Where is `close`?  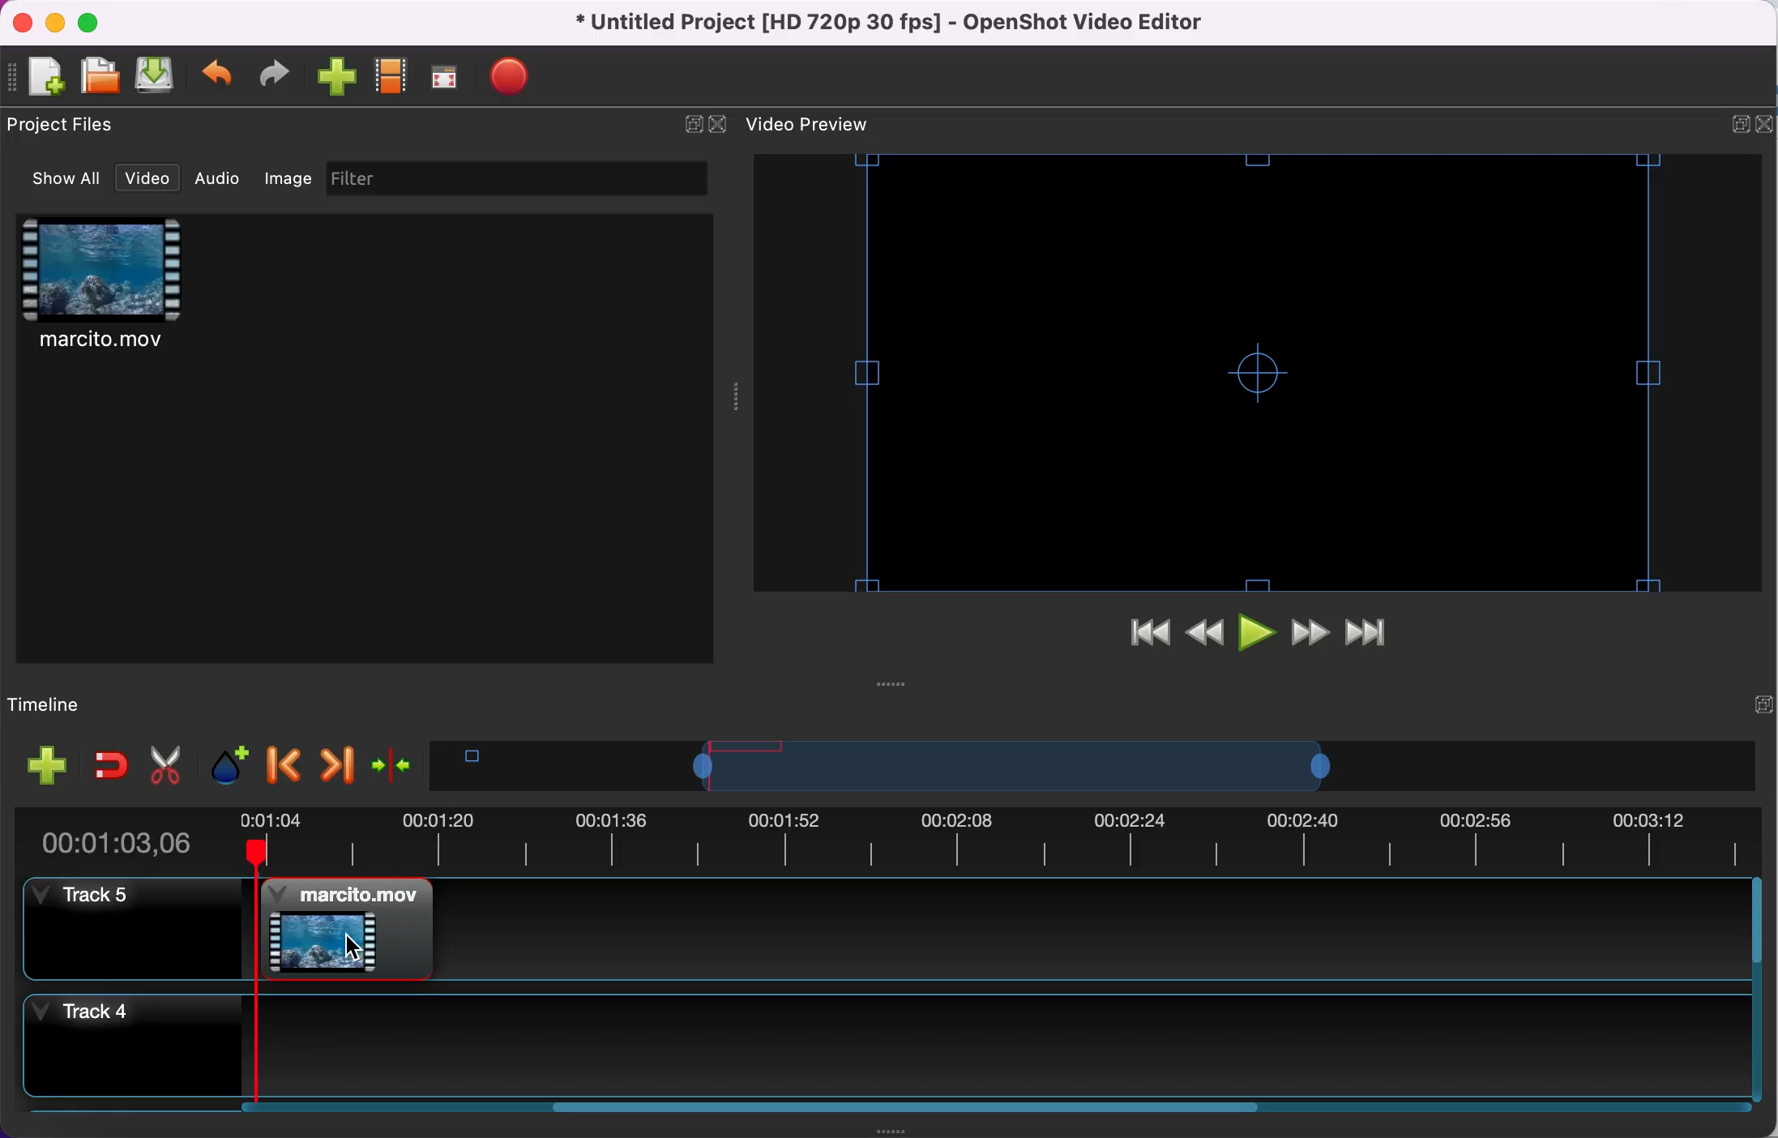
close is located at coordinates (1766, 124).